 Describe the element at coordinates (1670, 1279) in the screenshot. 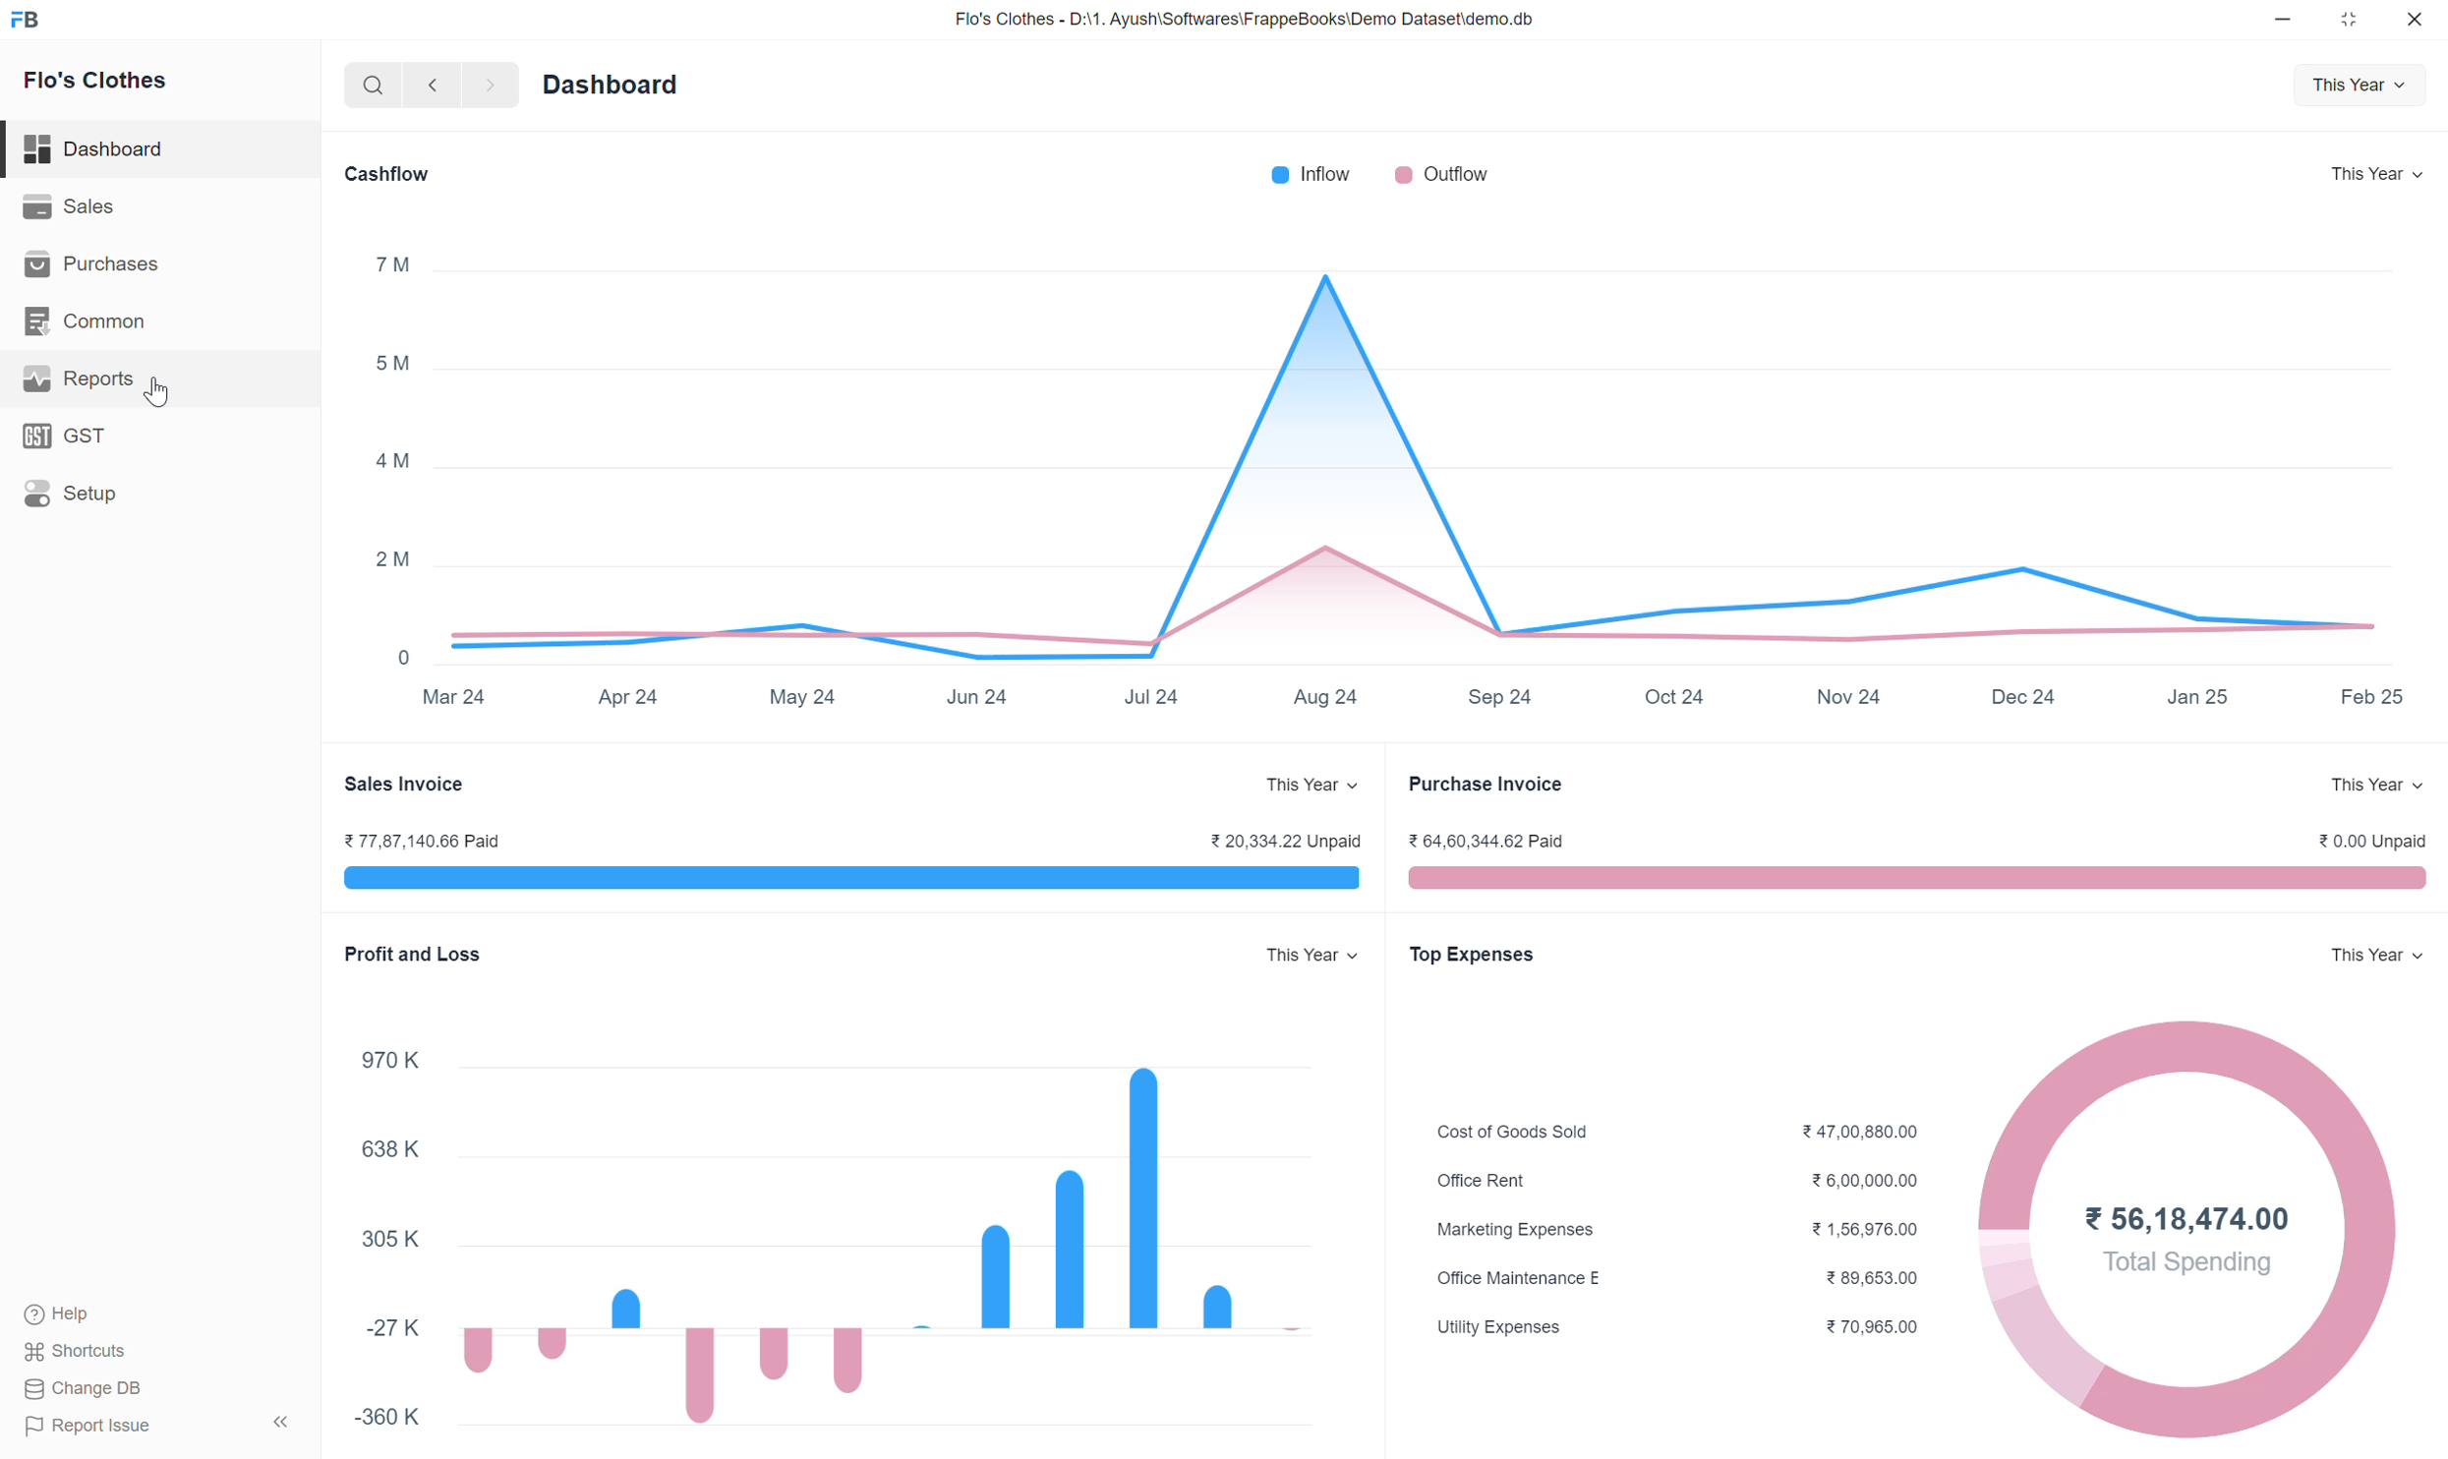

I see `Office Maintenance E 289,653.00` at that location.